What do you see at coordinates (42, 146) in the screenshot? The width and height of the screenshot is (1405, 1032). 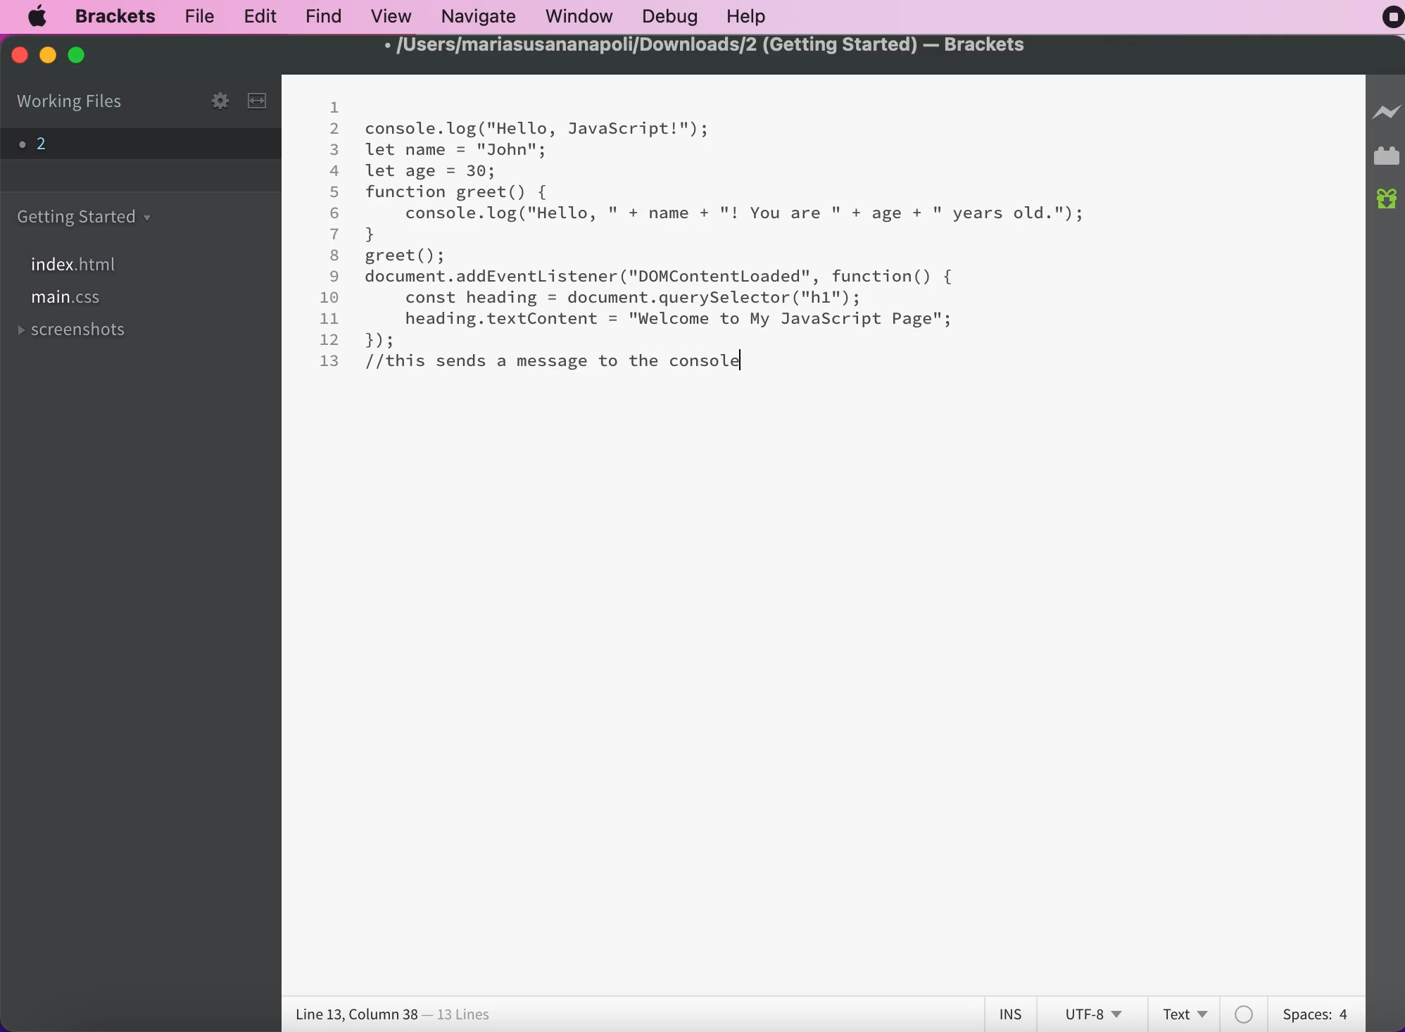 I see `file 2` at bounding box center [42, 146].